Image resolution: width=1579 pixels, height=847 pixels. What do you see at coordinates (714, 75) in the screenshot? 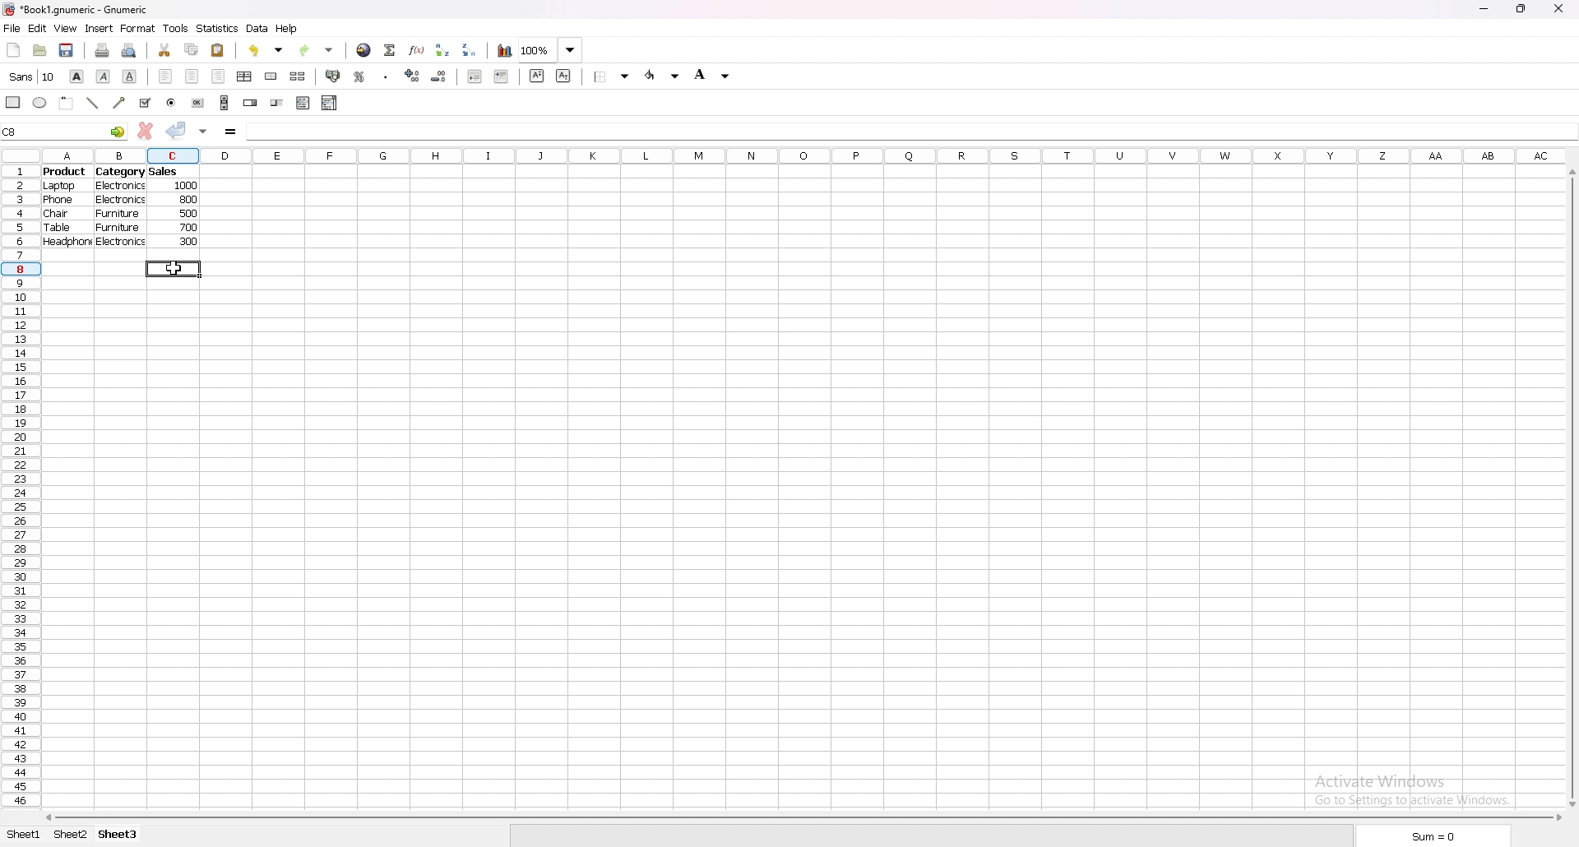
I see `background` at bounding box center [714, 75].